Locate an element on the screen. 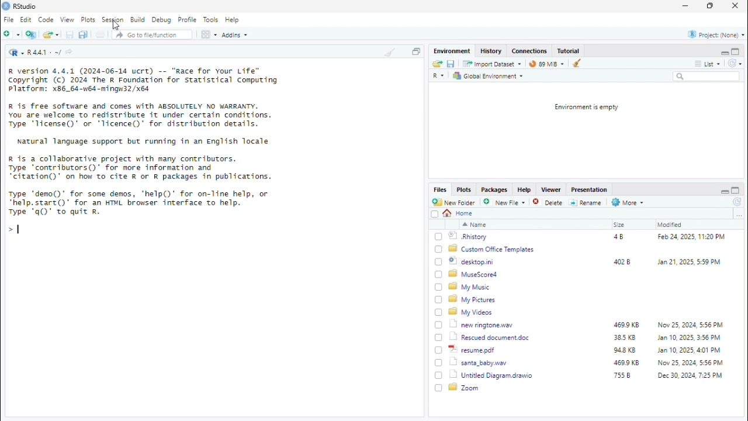 The height and width of the screenshot is (421, 748). View is located at coordinates (67, 20).